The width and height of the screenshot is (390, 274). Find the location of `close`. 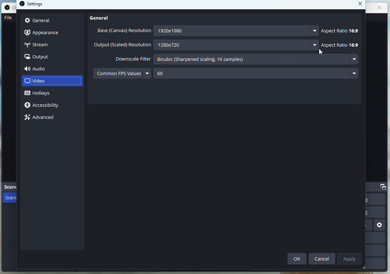

close is located at coordinates (380, 7).